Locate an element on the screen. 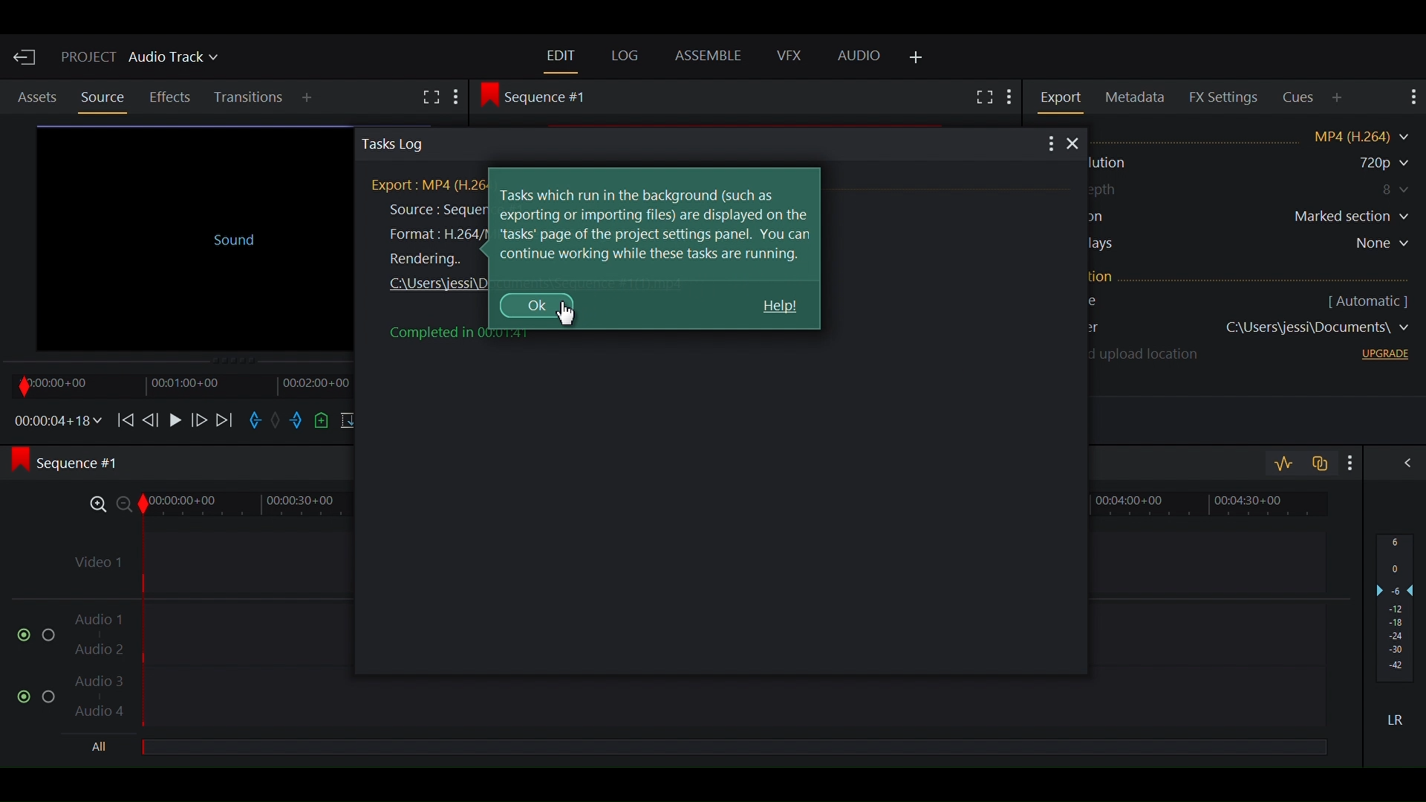  LR is located at coordinates (1401, 720).